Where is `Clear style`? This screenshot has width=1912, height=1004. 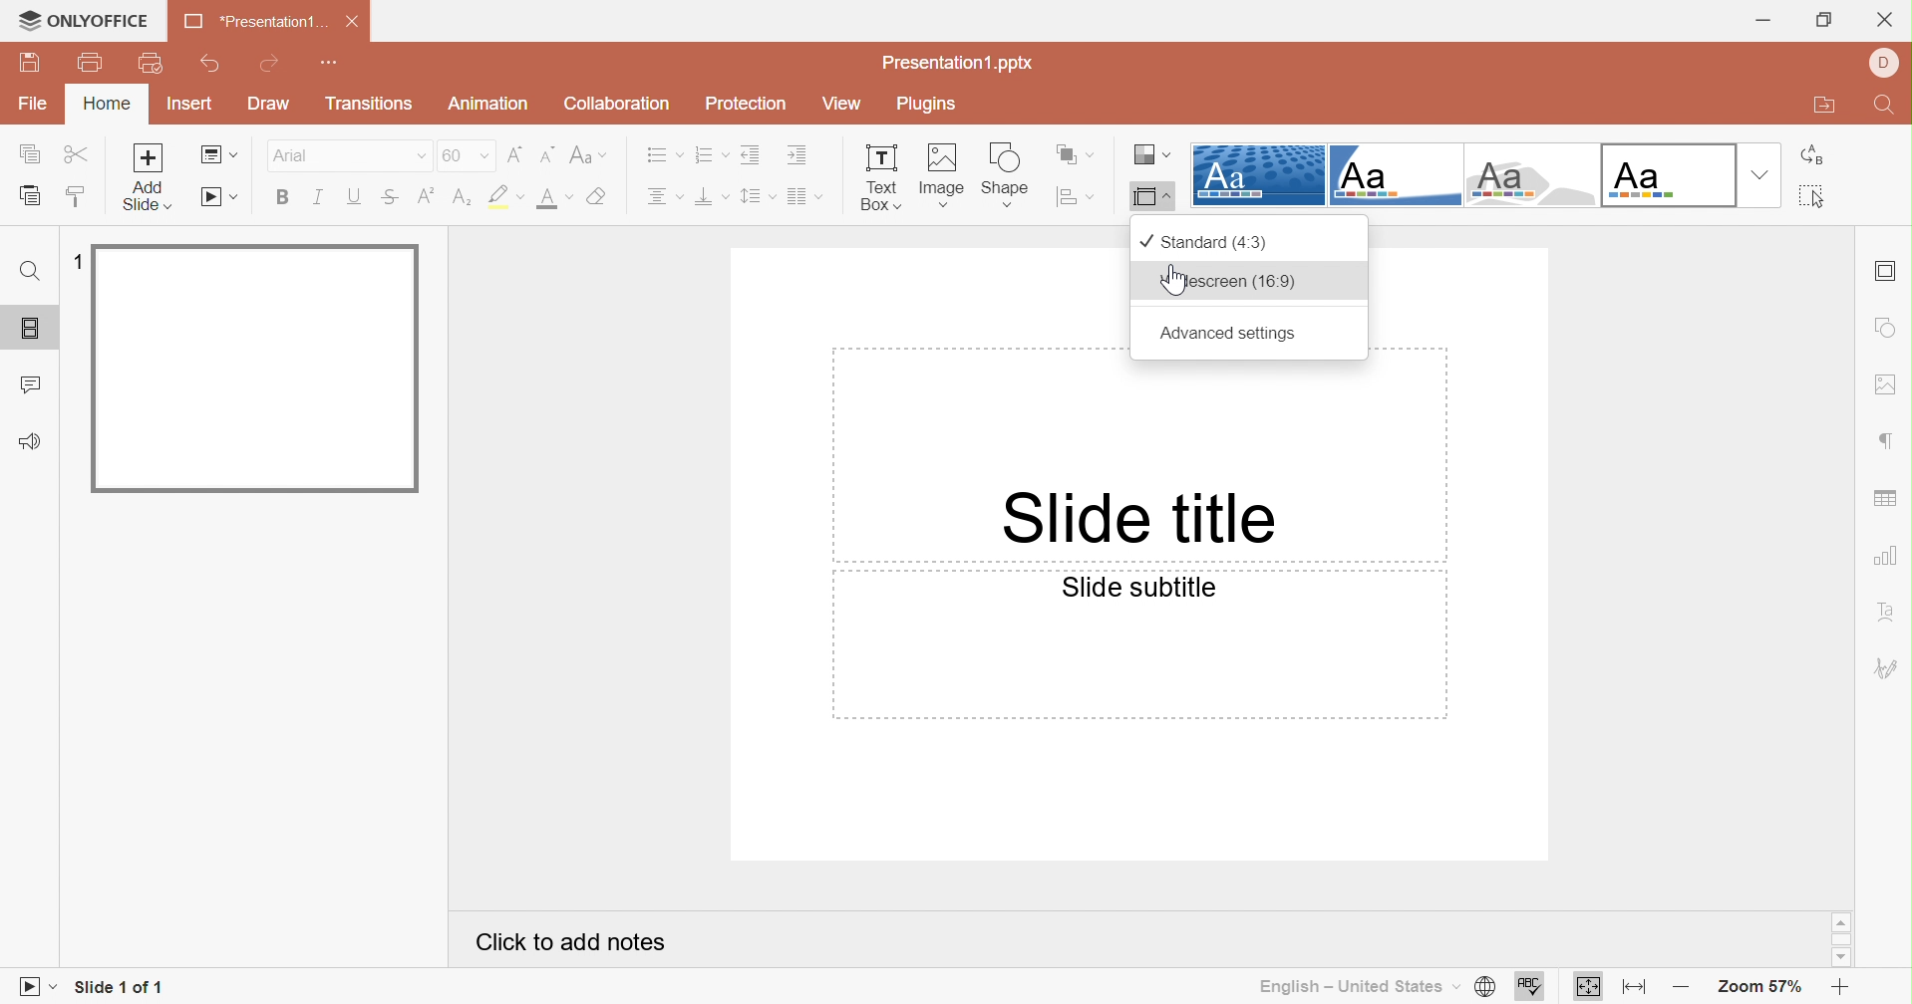
Clear style is located at coordinates (599, 194).